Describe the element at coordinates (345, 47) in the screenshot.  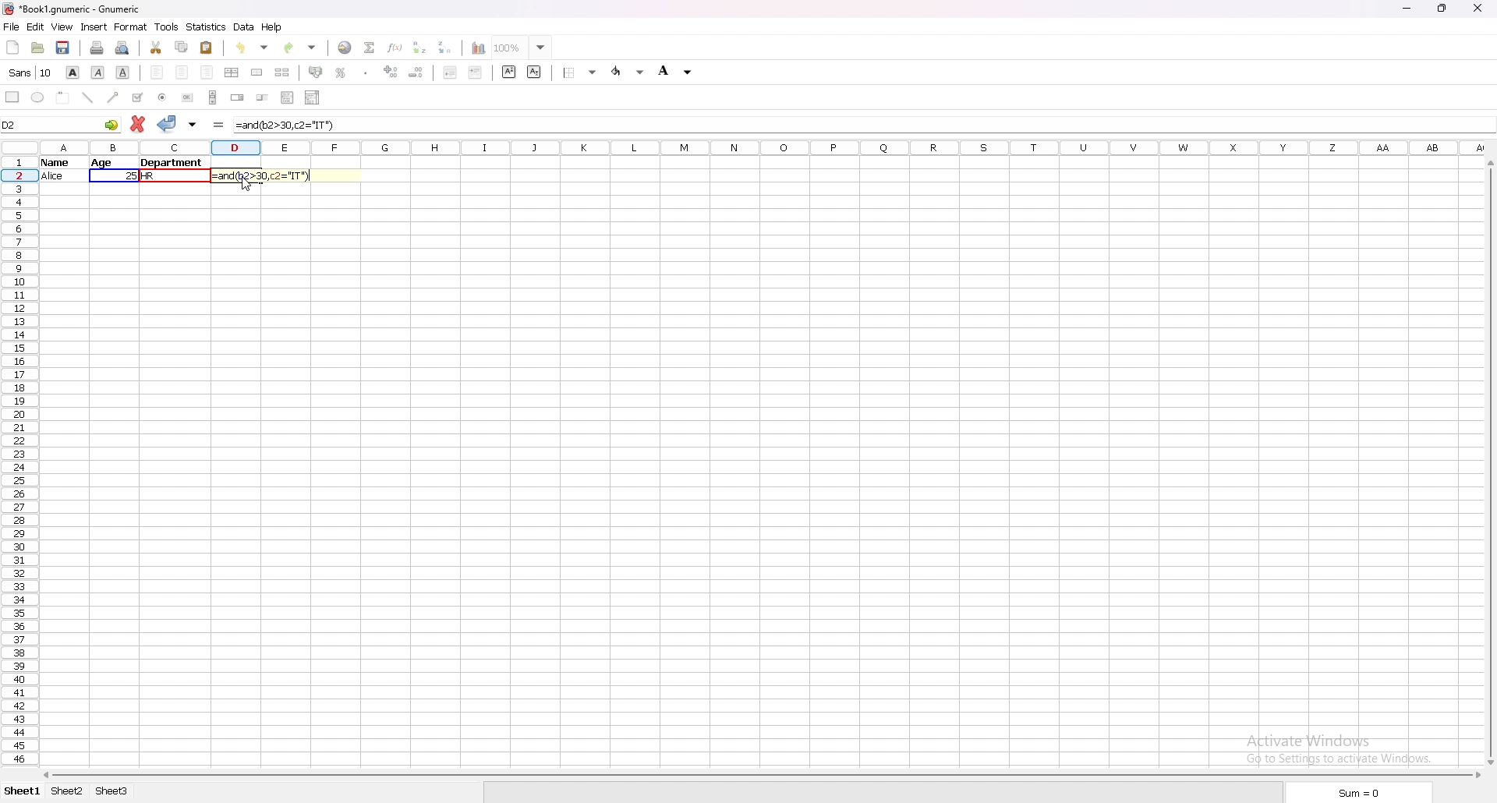
I see `hyperlink` at that location.